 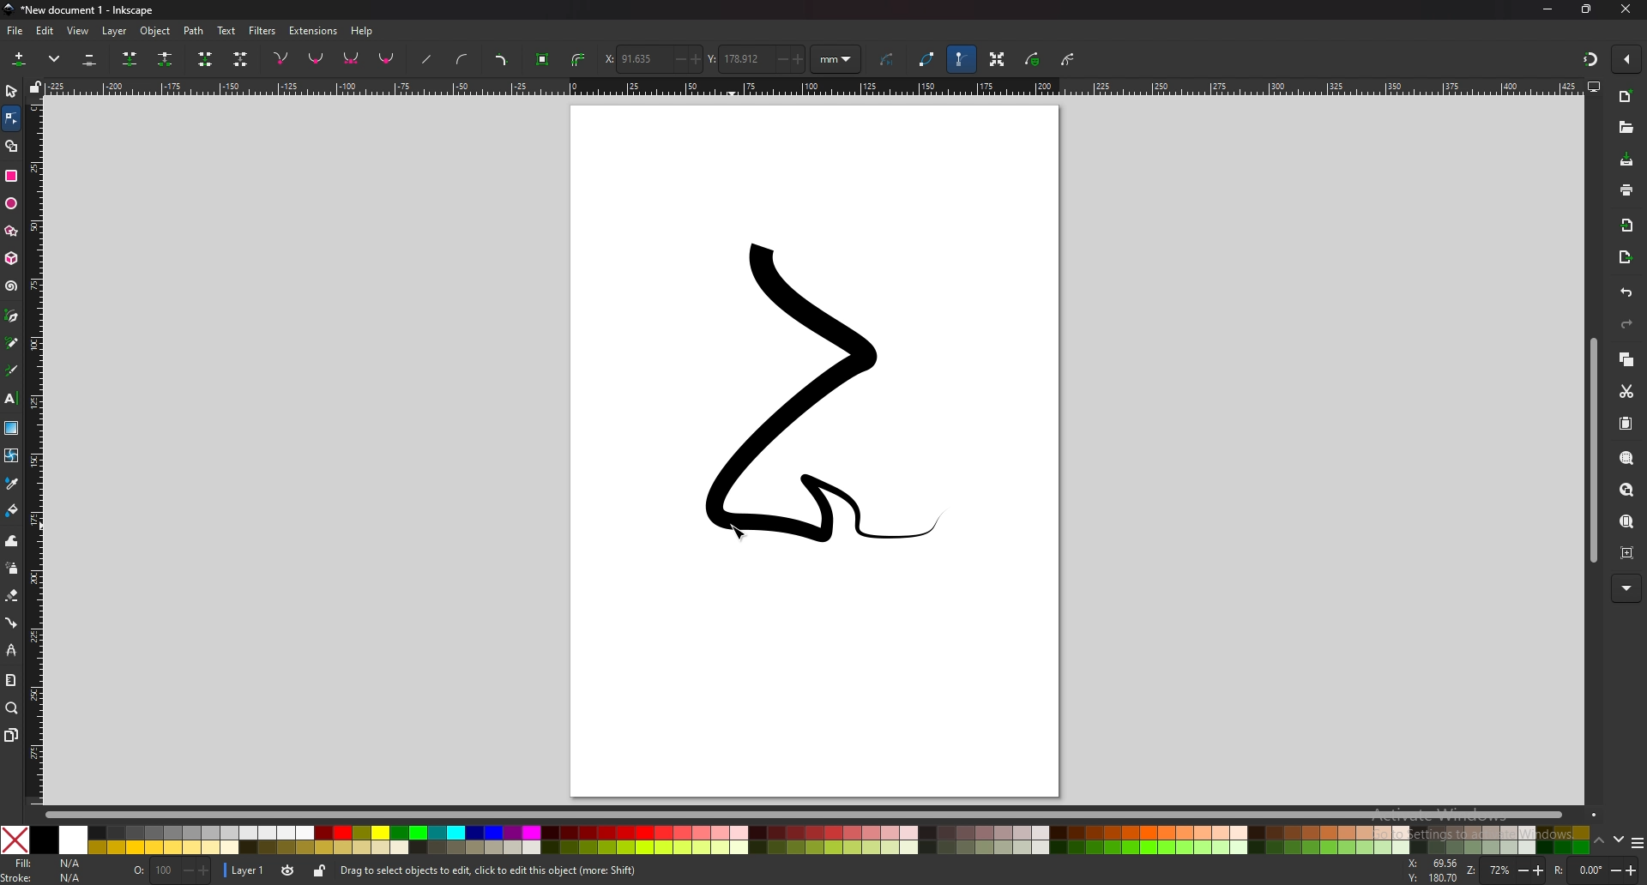 I want to click on delete selected nodes, so click(x=90, y=60).